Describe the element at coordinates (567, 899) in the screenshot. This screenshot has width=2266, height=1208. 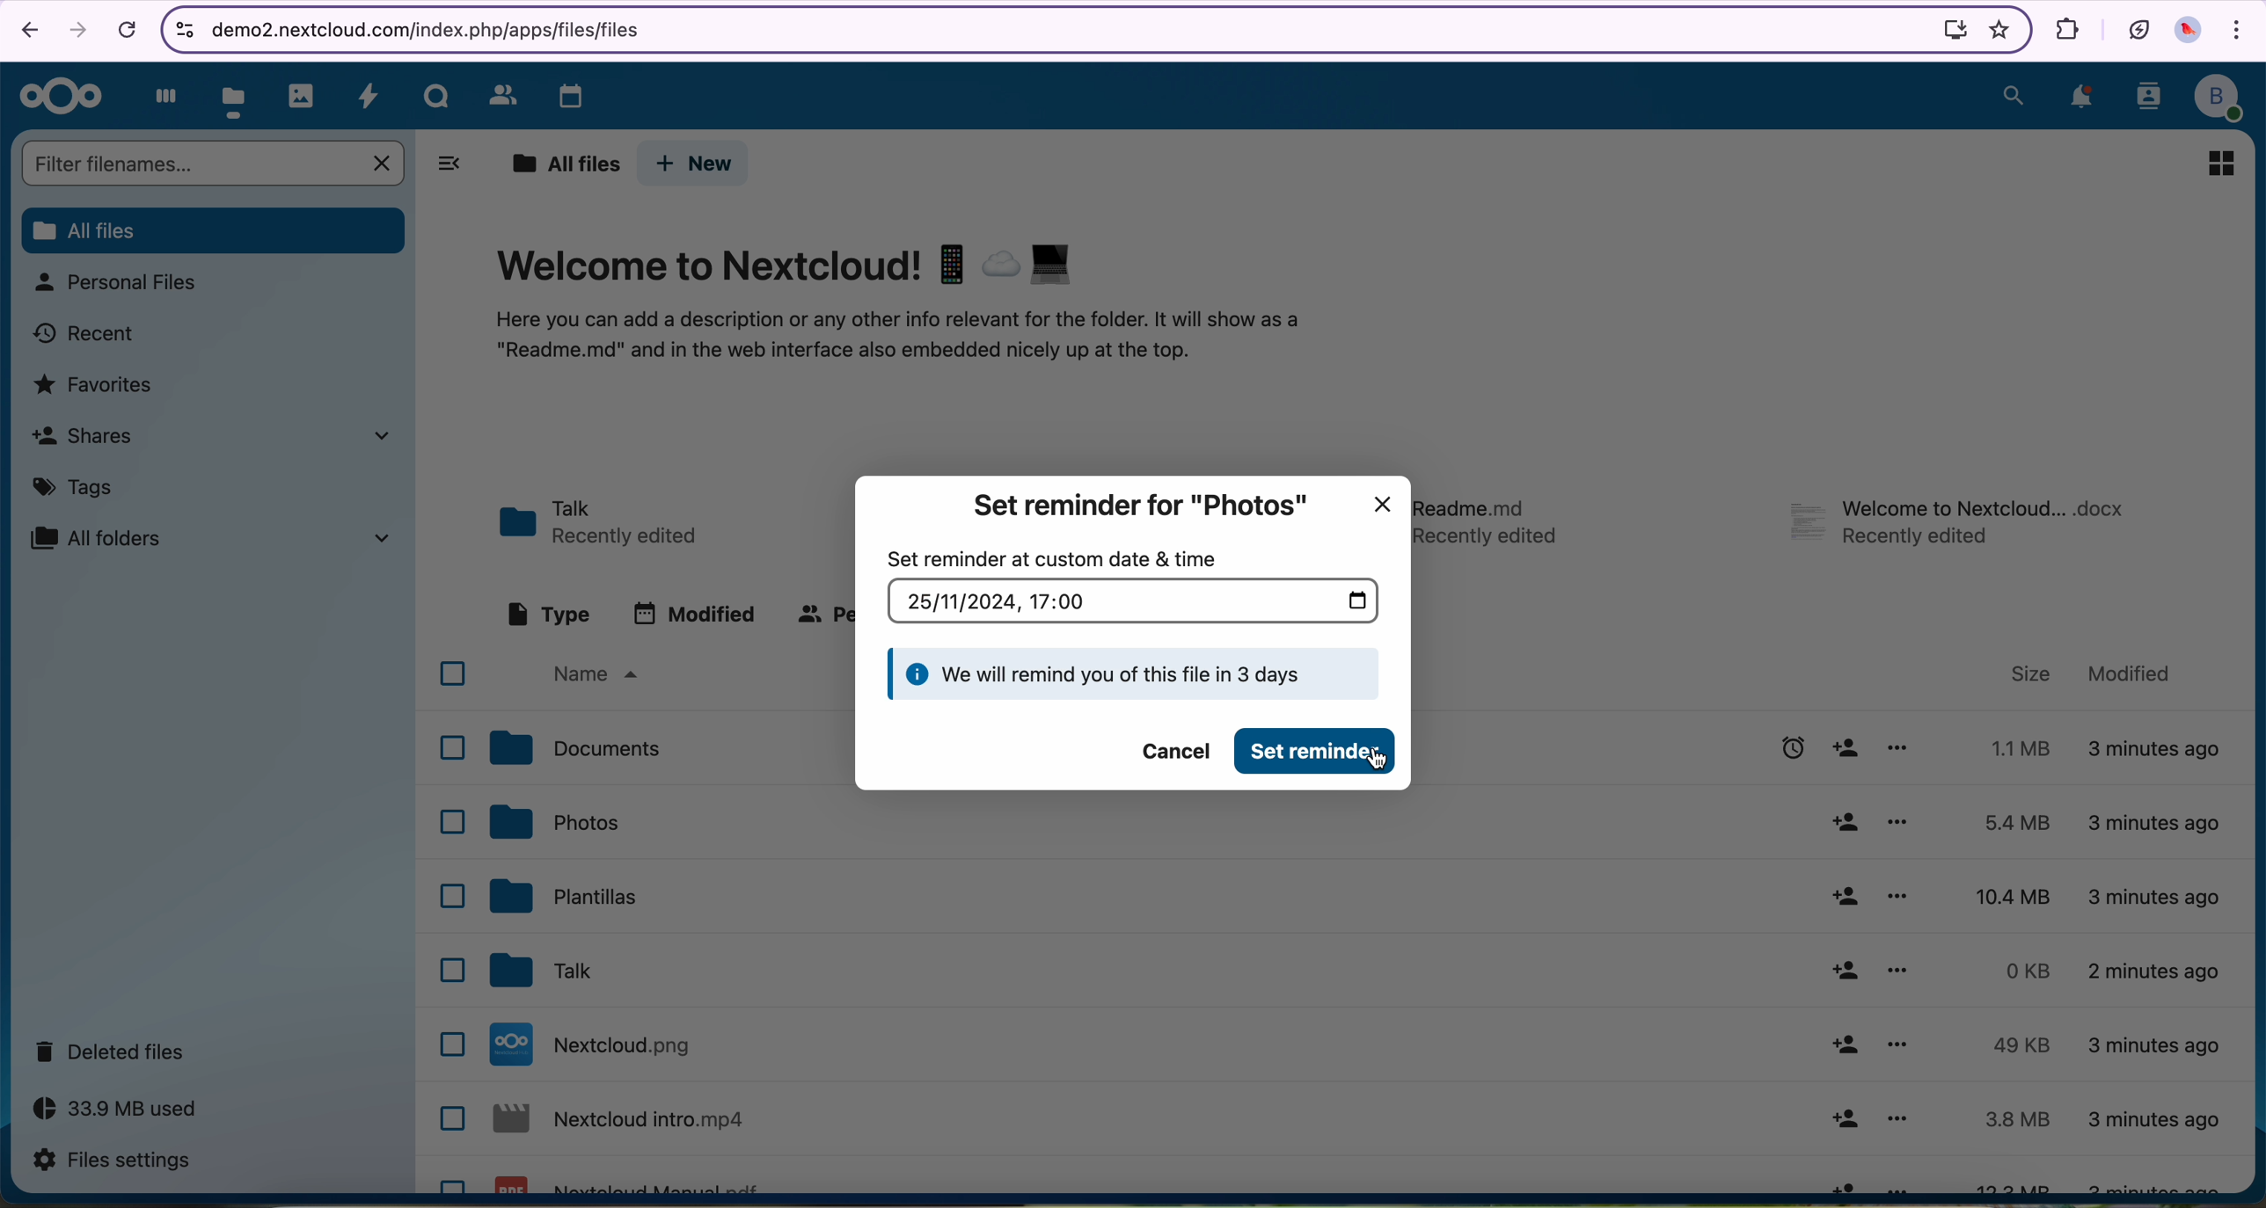
I see `templates` at that location.